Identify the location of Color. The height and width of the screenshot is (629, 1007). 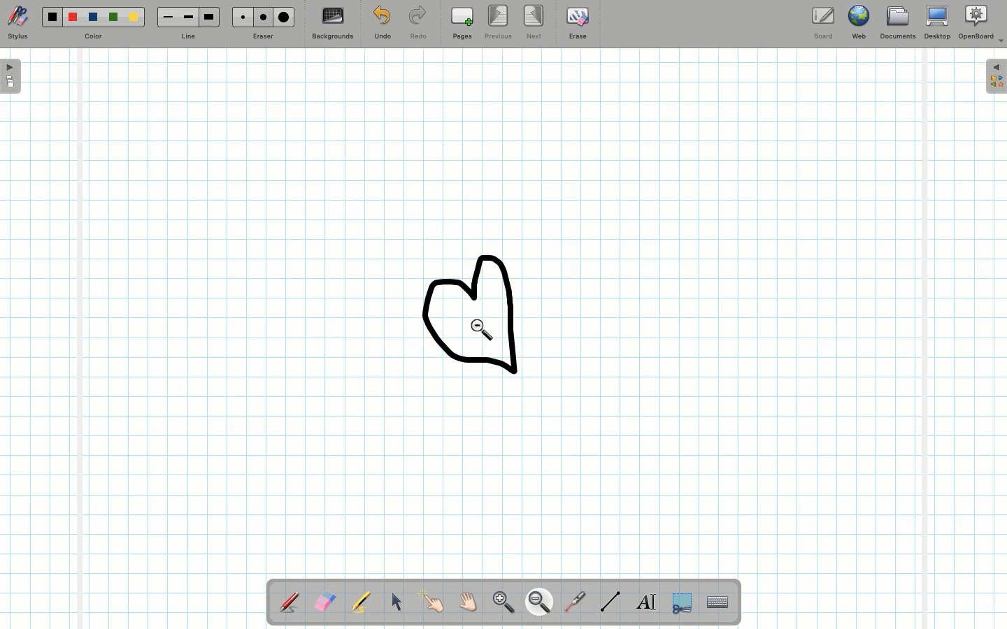
(94, 24).